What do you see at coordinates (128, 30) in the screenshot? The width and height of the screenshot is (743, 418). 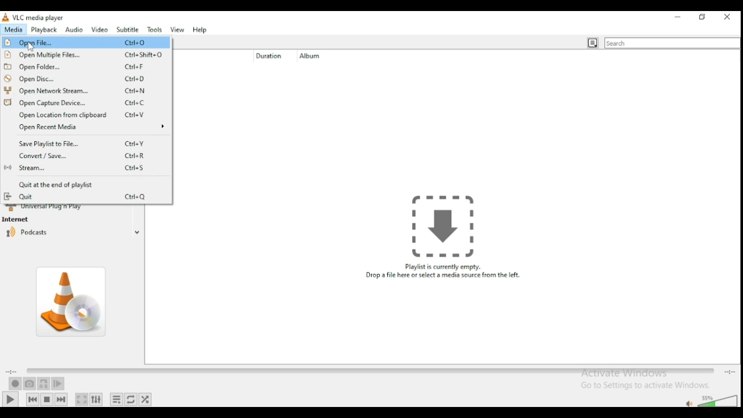 I see `subtitle` at bounding box center [128, 30].